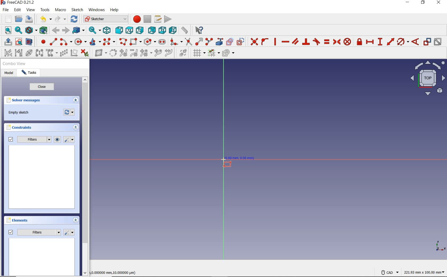 The width and height of the screenshot is (447, 277). Describe the element at coordinates (66, 42) in the screenshot. I see `create arc` at that location.